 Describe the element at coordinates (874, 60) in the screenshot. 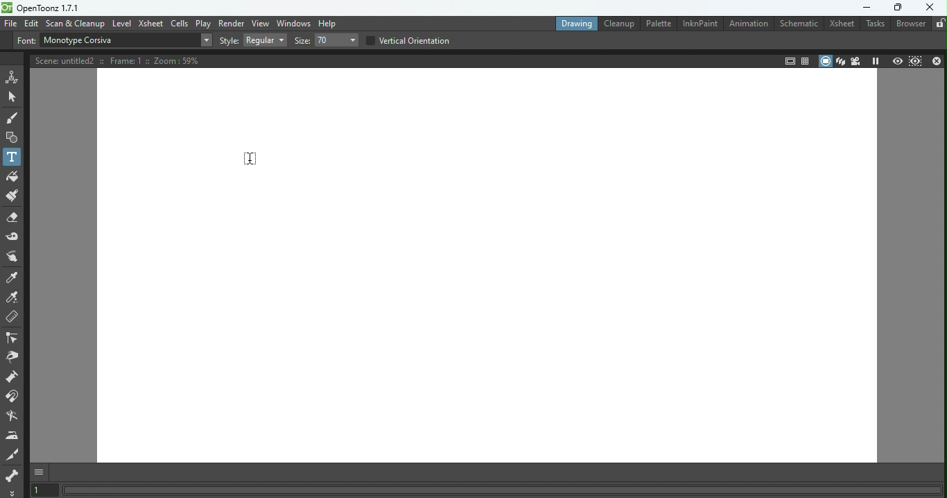

I see `Freeze` at that location.